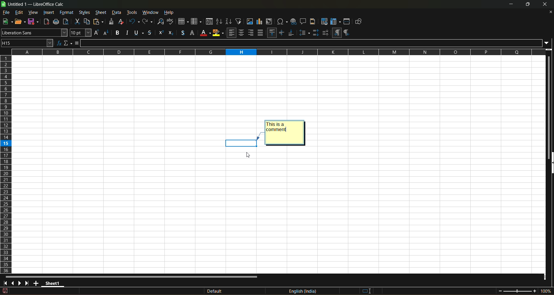 Image resolution: width=554 pixels, height=295 pixels. I want to click on split window, so click(347, 21).